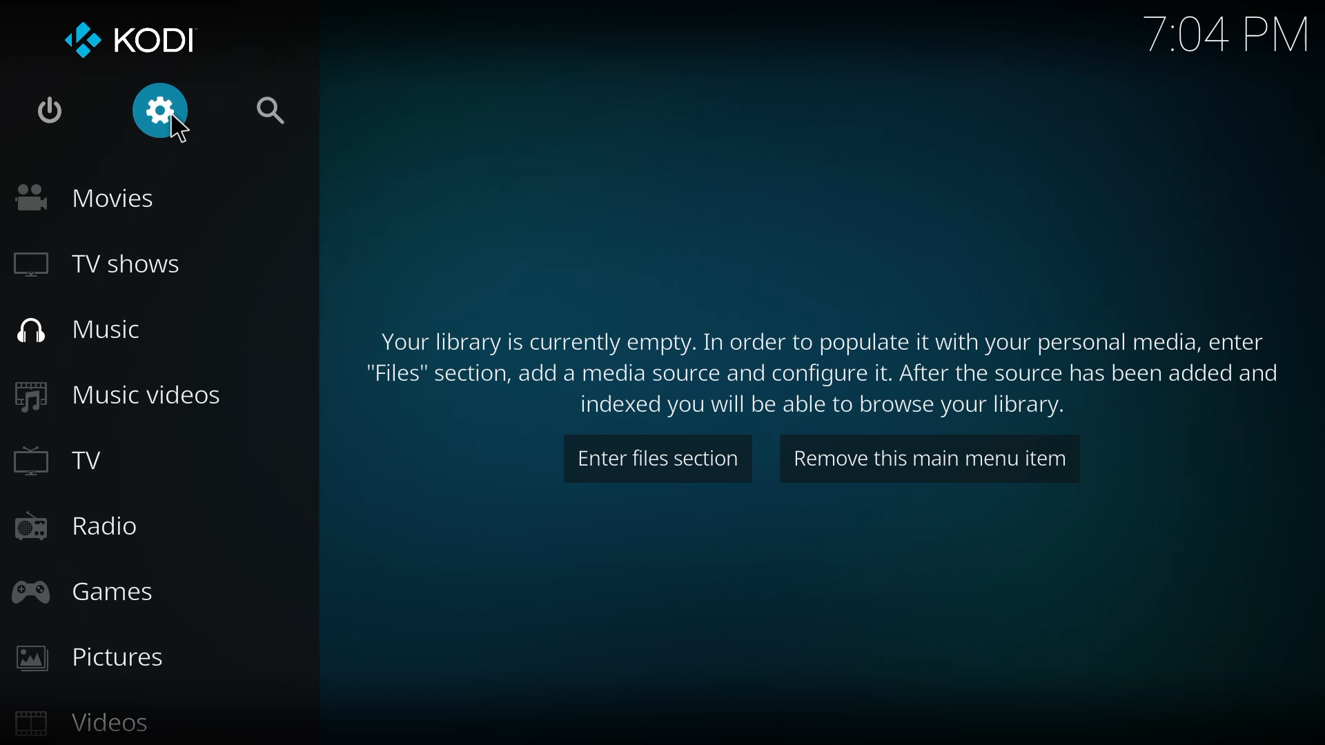 This screenshot has height=745, width=1325. I want to click on enter files section, so click(656, 461).